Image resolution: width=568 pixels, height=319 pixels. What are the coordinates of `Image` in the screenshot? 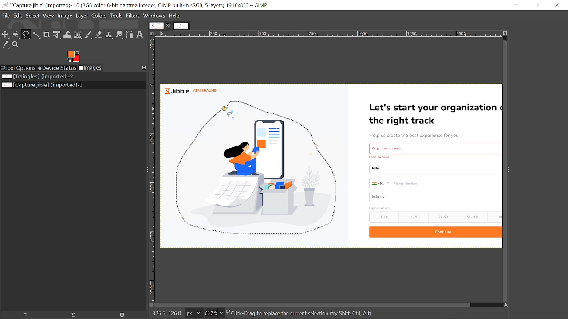 It's located at (64, 16).